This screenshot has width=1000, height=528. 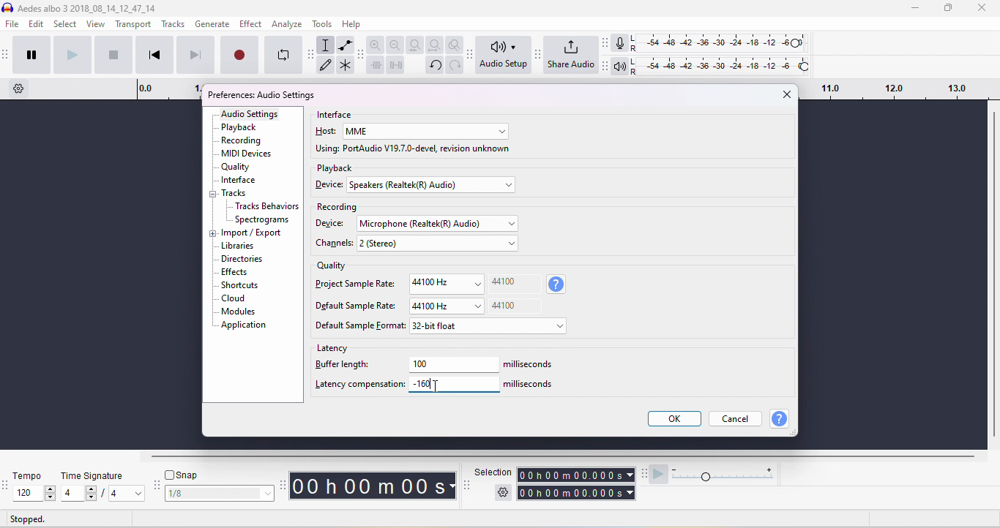 What do you see at coordinates (913, 9) in the screenshot?
I see `minimize` at bounding box center [913, 9].